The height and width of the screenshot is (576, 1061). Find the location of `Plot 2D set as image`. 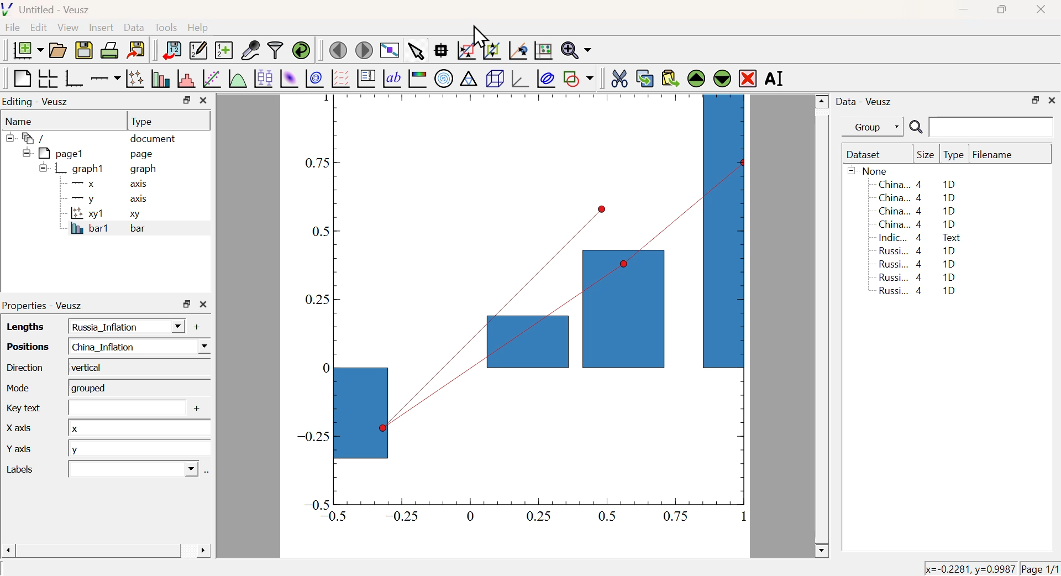

Plot 2D set as image is located at coordinates (288, 79).